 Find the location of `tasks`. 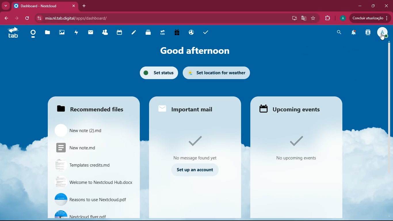

tasks is located at coordinates (206, 32).